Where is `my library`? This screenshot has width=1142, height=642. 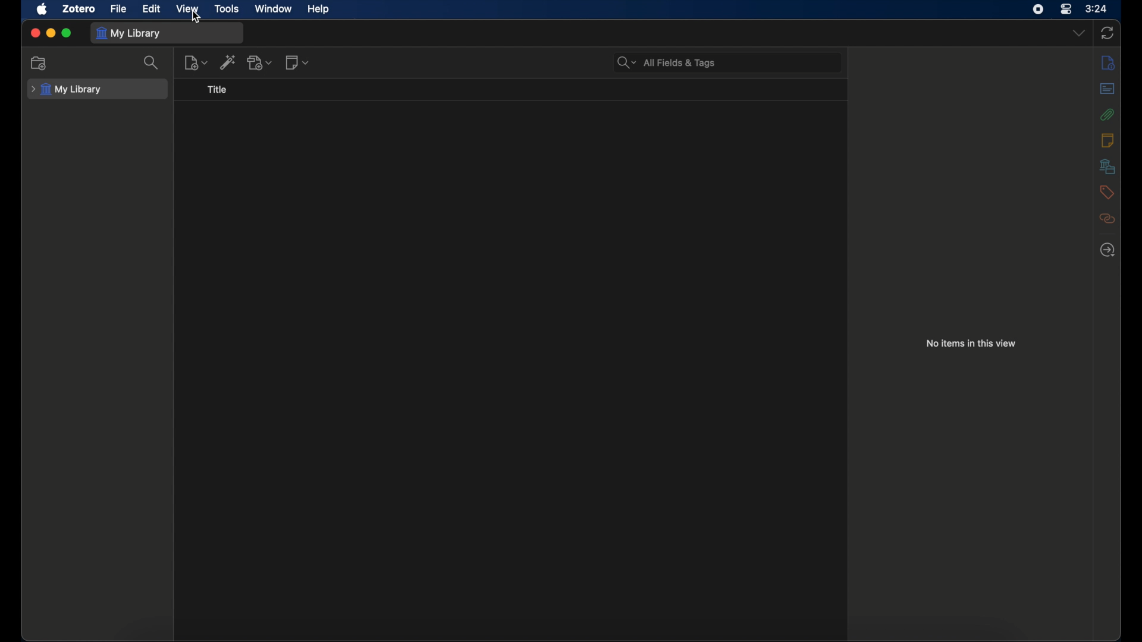
my library is located at coordinates (130, 33).